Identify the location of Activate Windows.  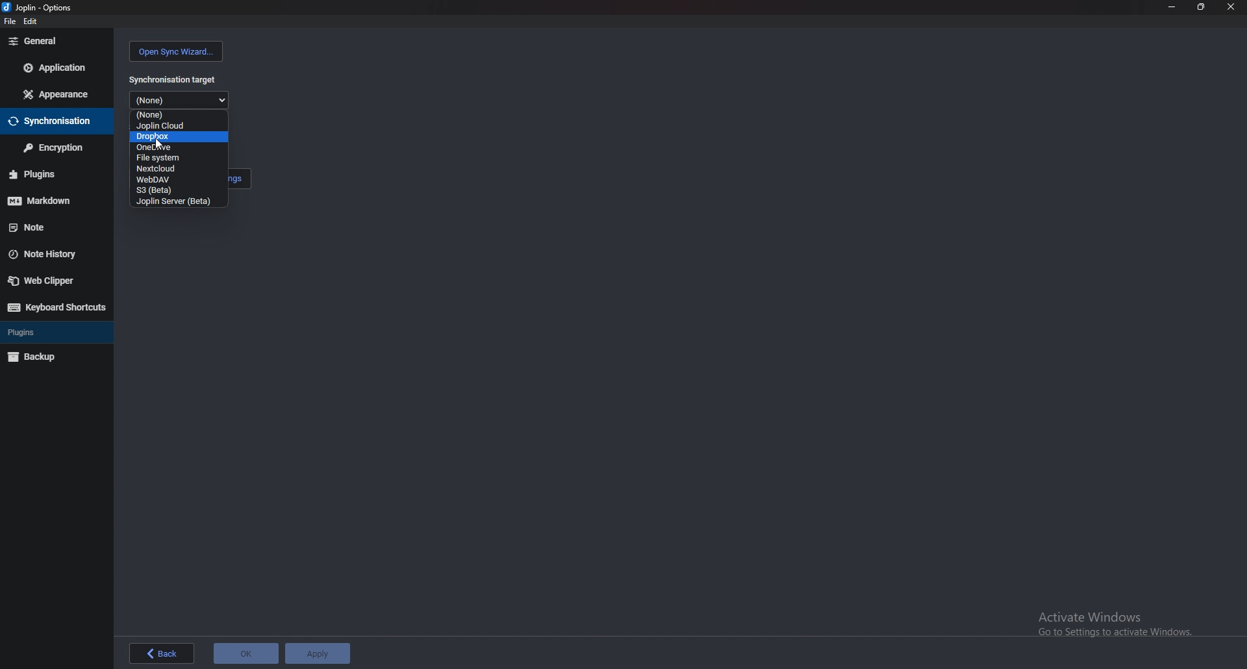
(1120, 625).